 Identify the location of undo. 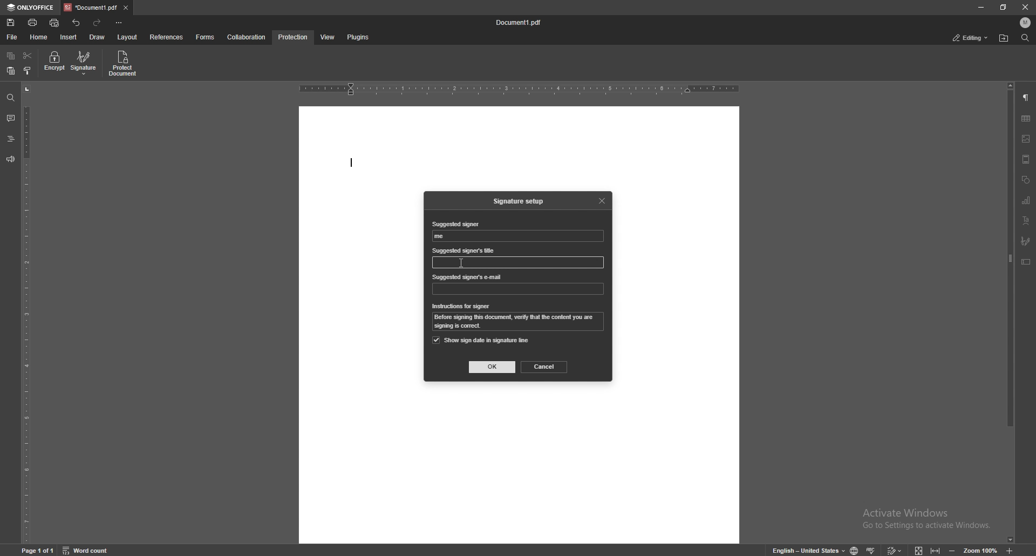
(77, 23).